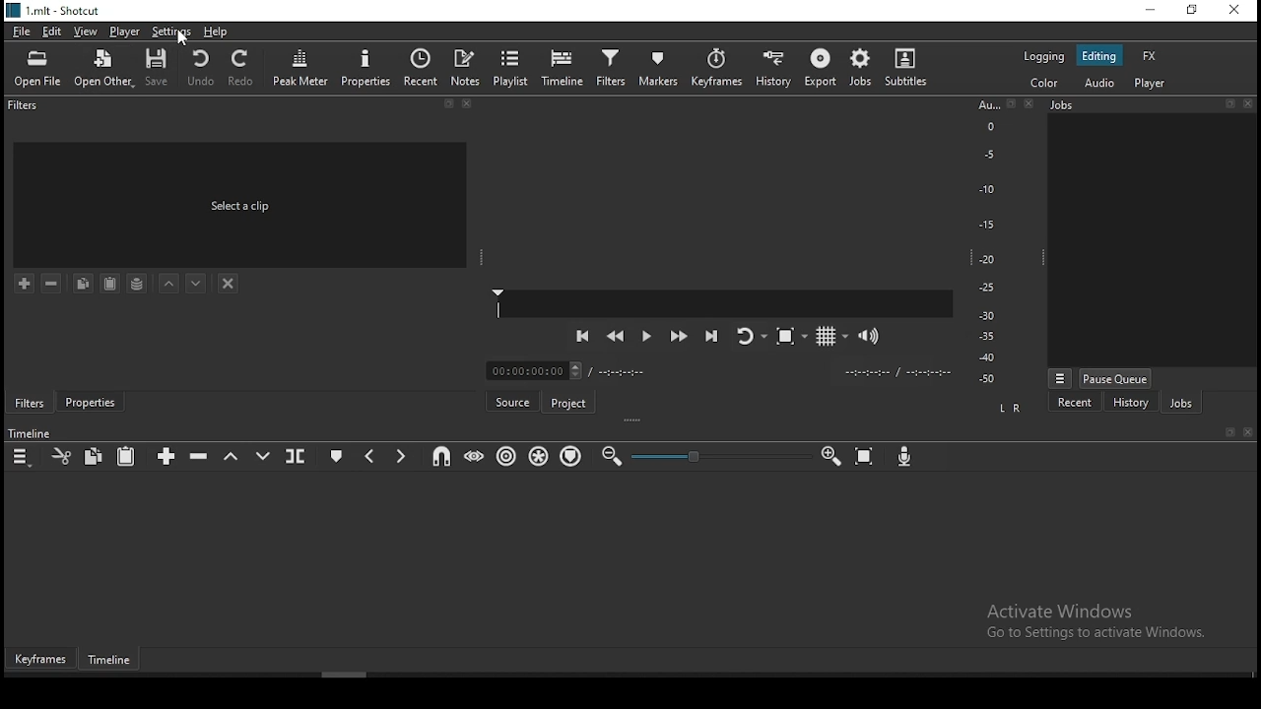 Image resolution: width=1261 pixels, height=709 pixels. What do you see at coordinates (716, 67) in the screenshot?
I see `keyframes` at bounding box center [716, 67].